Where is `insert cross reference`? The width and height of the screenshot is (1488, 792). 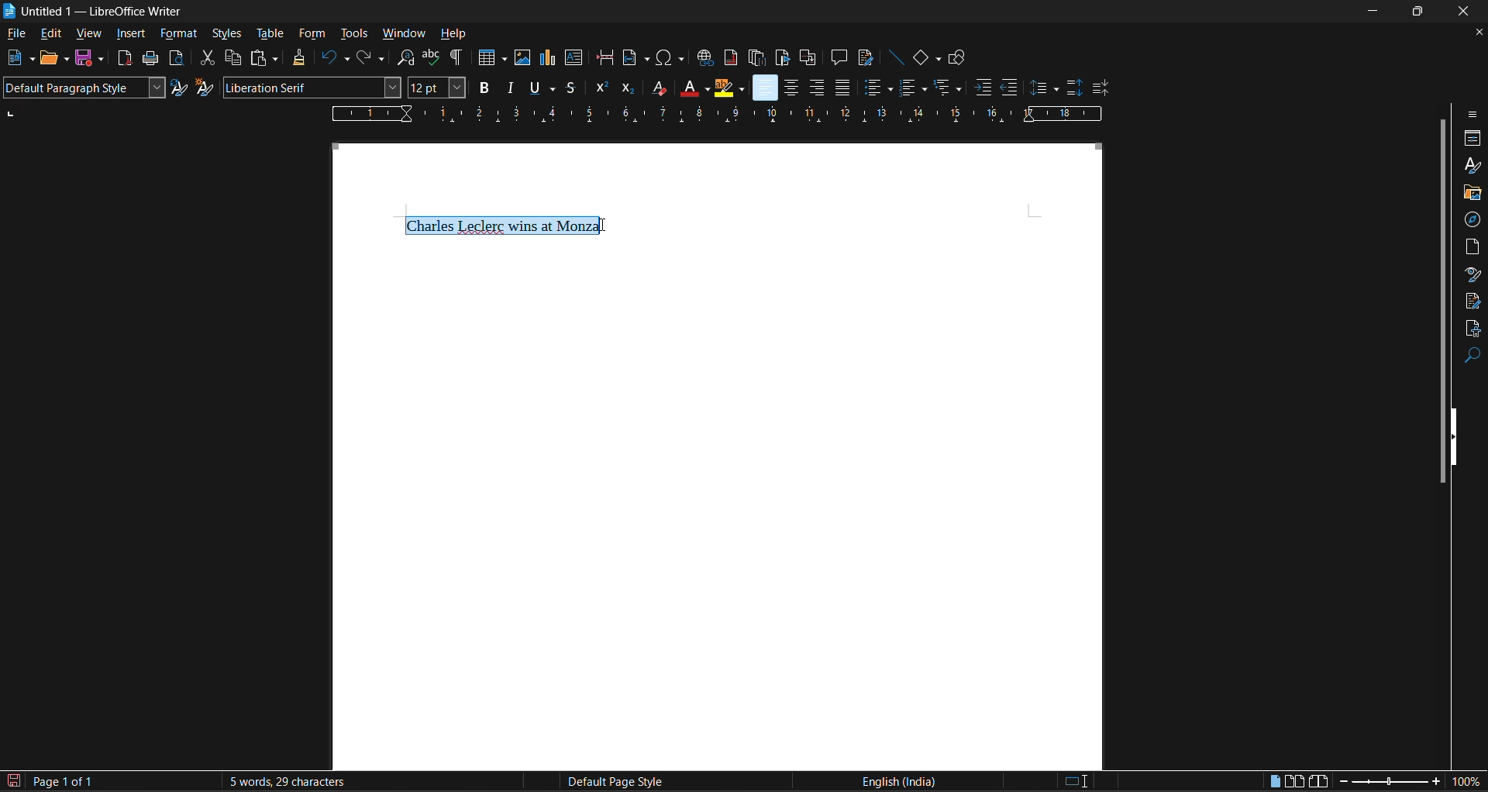 insert cross reference is located at coordinates (808, 58).